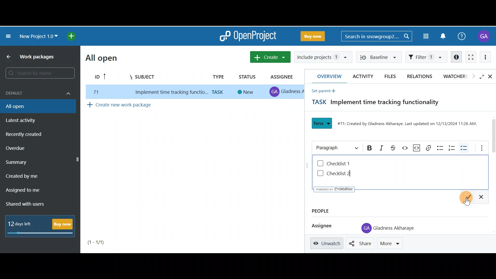  What do you see at coordinates (328, 243) in the screenshot?
I see `Unwatch` at bounding box center [328, 243].